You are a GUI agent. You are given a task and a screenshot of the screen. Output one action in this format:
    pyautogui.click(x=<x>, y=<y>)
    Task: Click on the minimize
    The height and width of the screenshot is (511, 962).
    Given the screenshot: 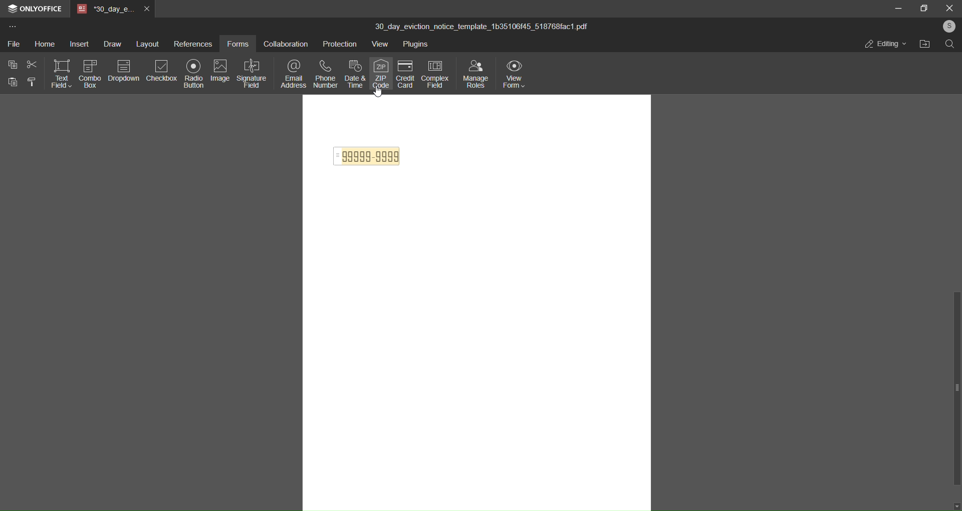 What is the action you would take?
    pyautogui.click(x=897, y=7)
    